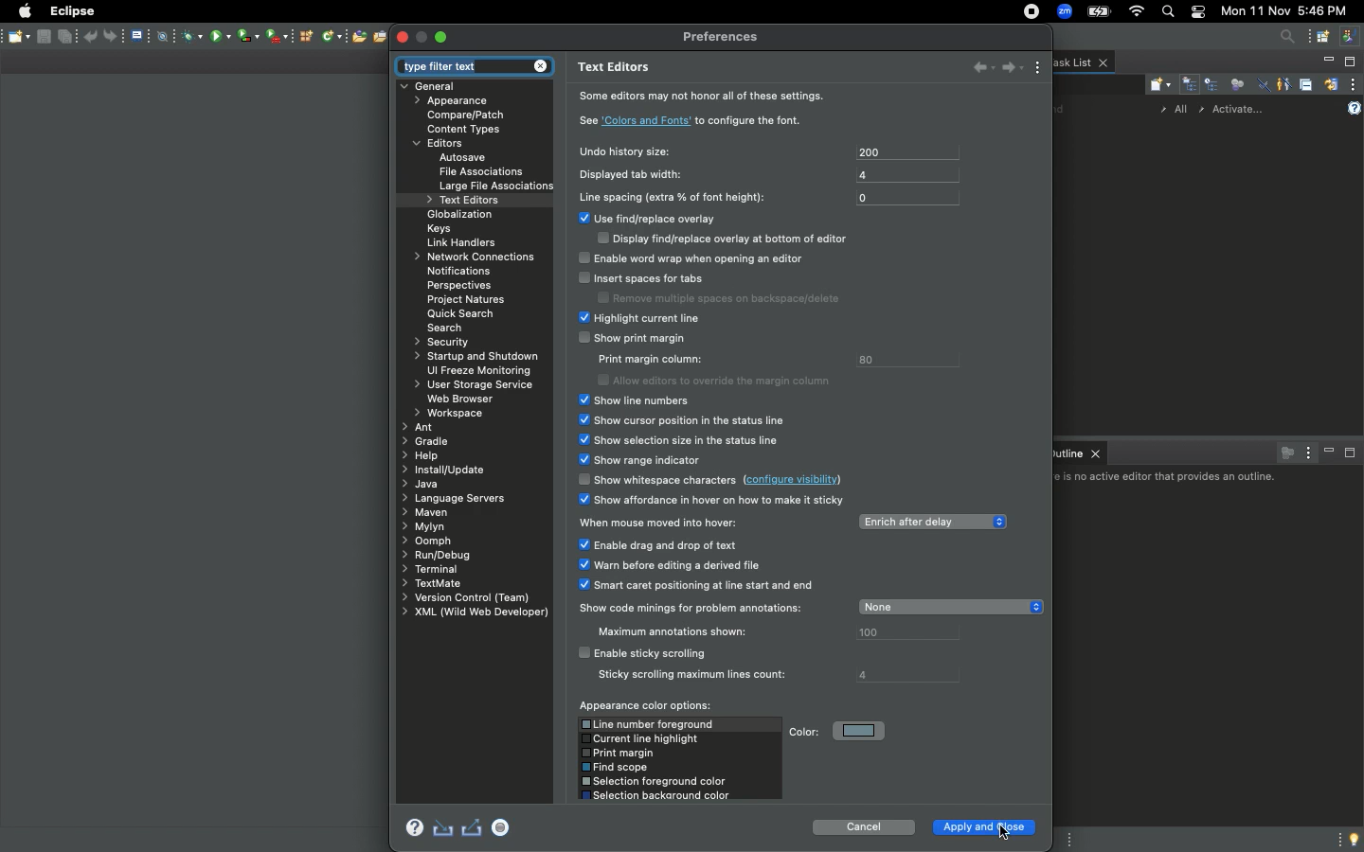  Describe the element at coordinates (618, 67) in the screenshot. I see `Text editors` at that location.